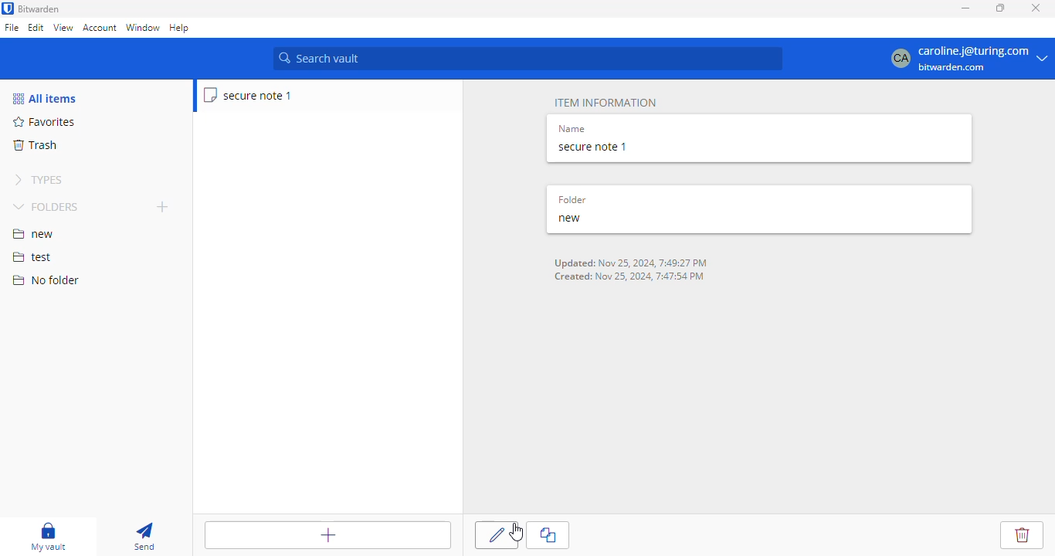  I want to click on profile, so click(968, 59).